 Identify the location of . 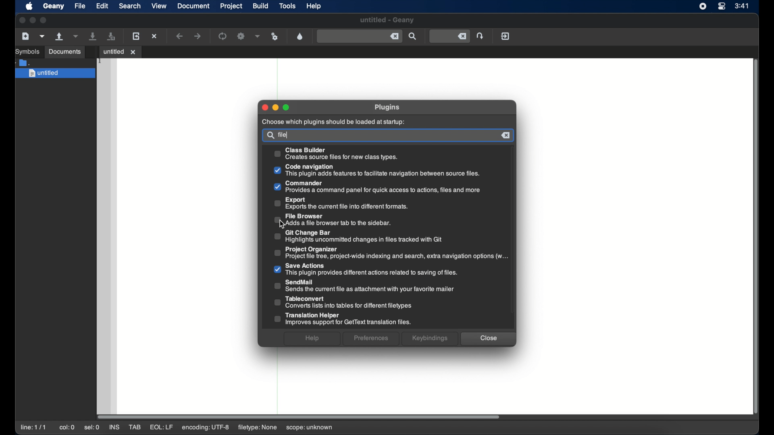
(377, 170).